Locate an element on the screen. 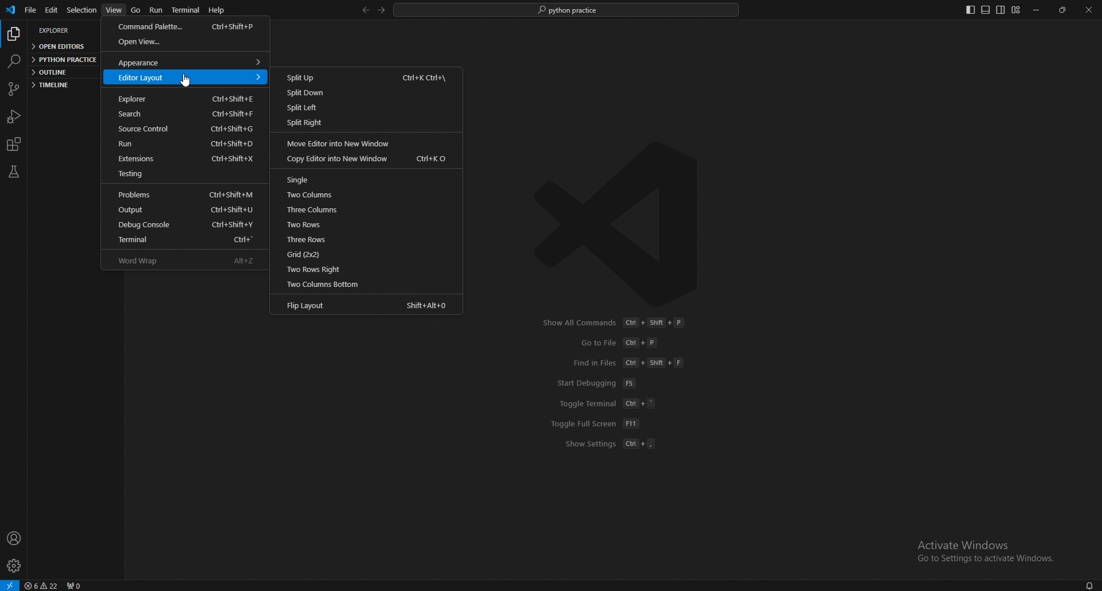  output ctrl+shift+u is located at coordinates (181, 209).